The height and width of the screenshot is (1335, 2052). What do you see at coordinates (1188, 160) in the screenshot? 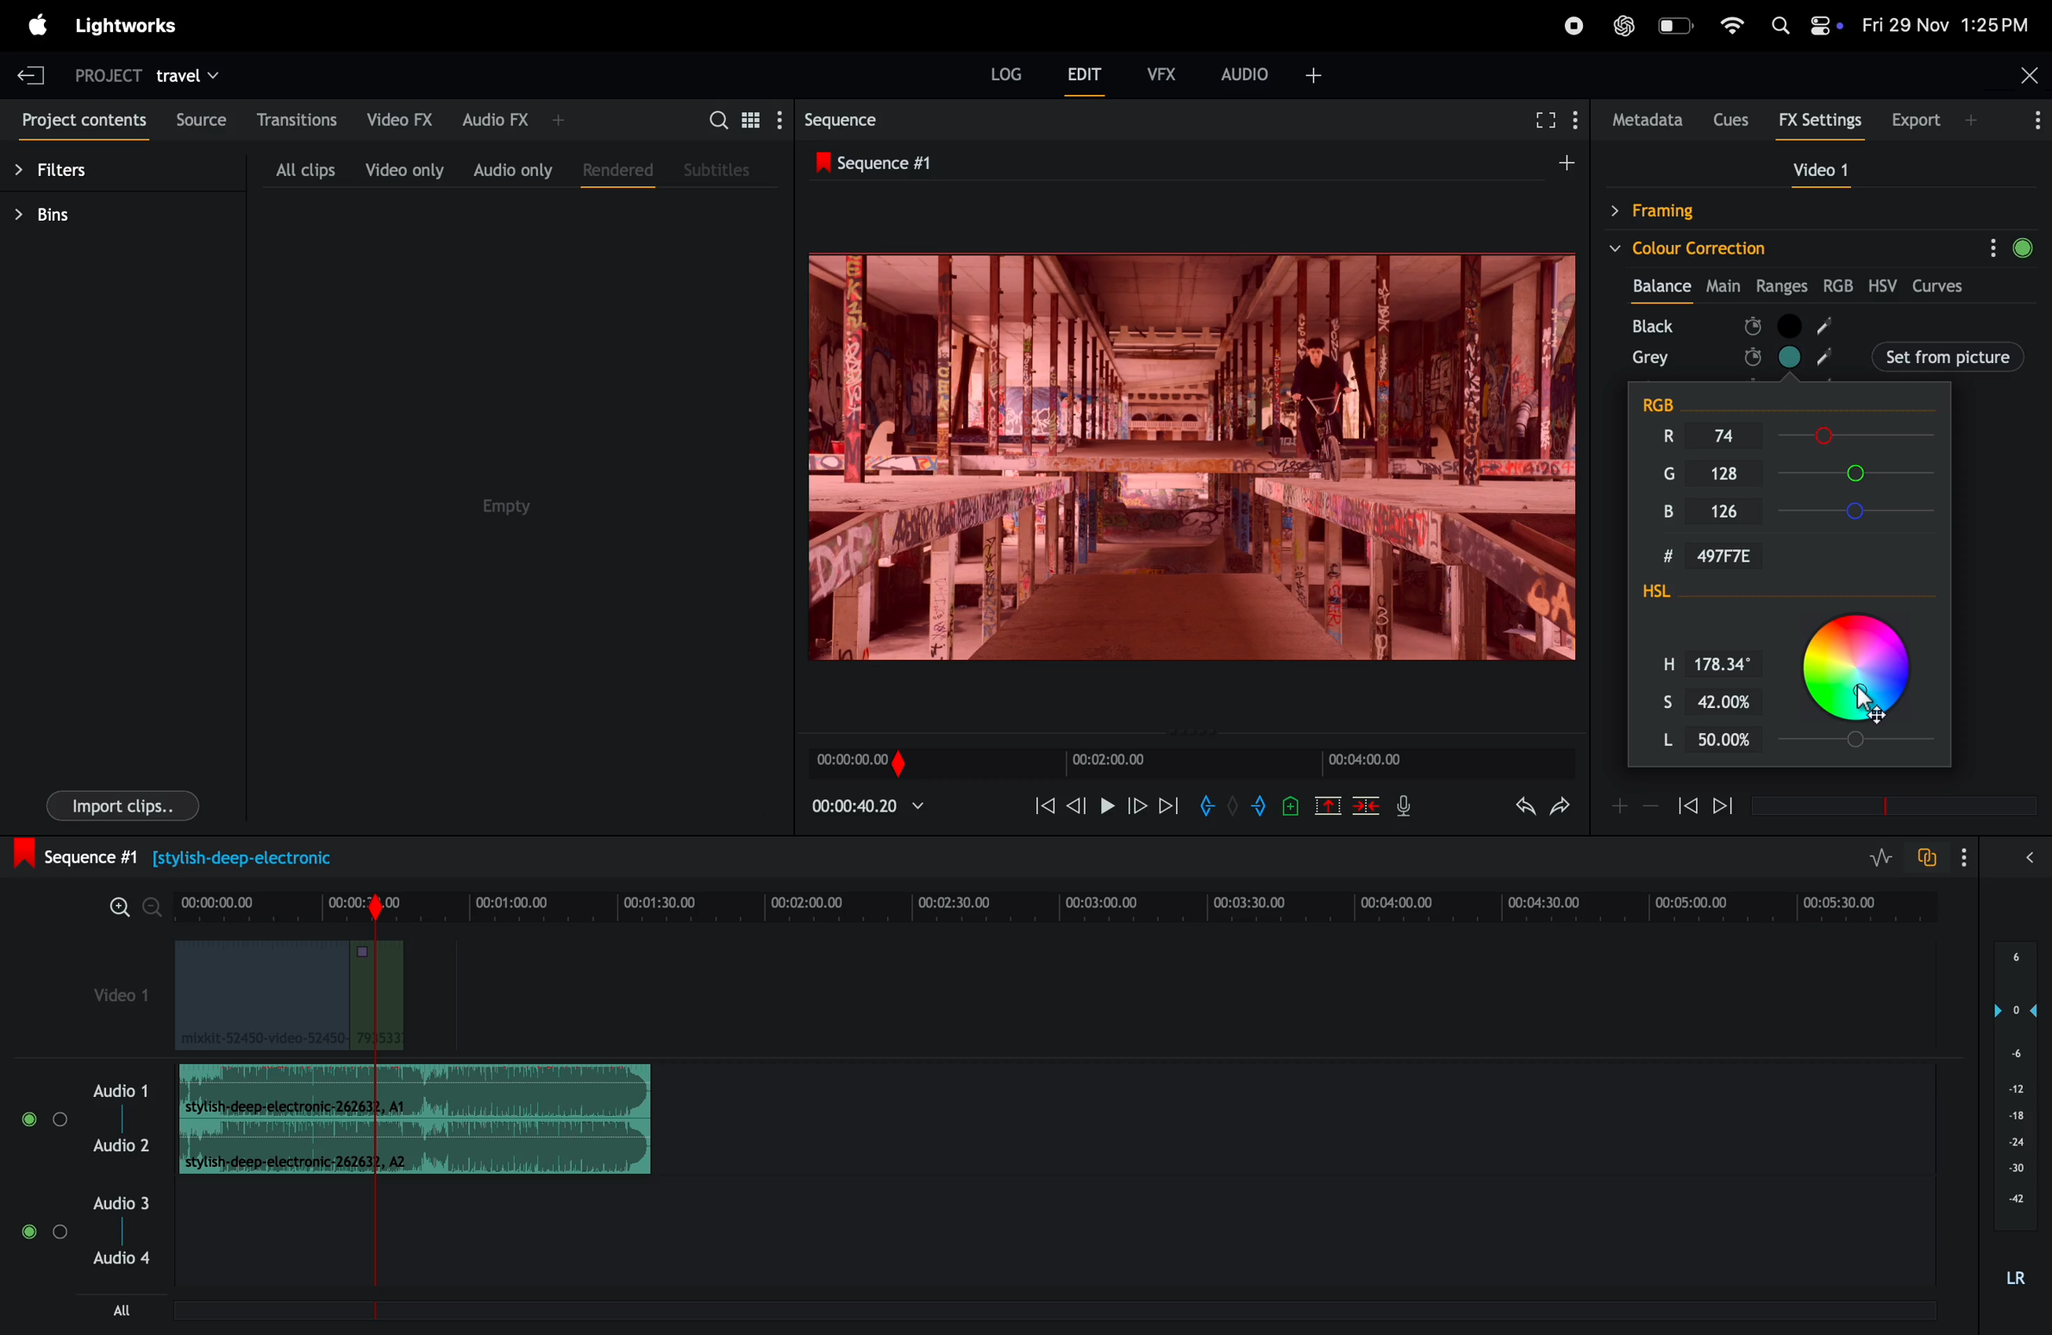
I see `sequence #1` at bounding box center [1188, 160].